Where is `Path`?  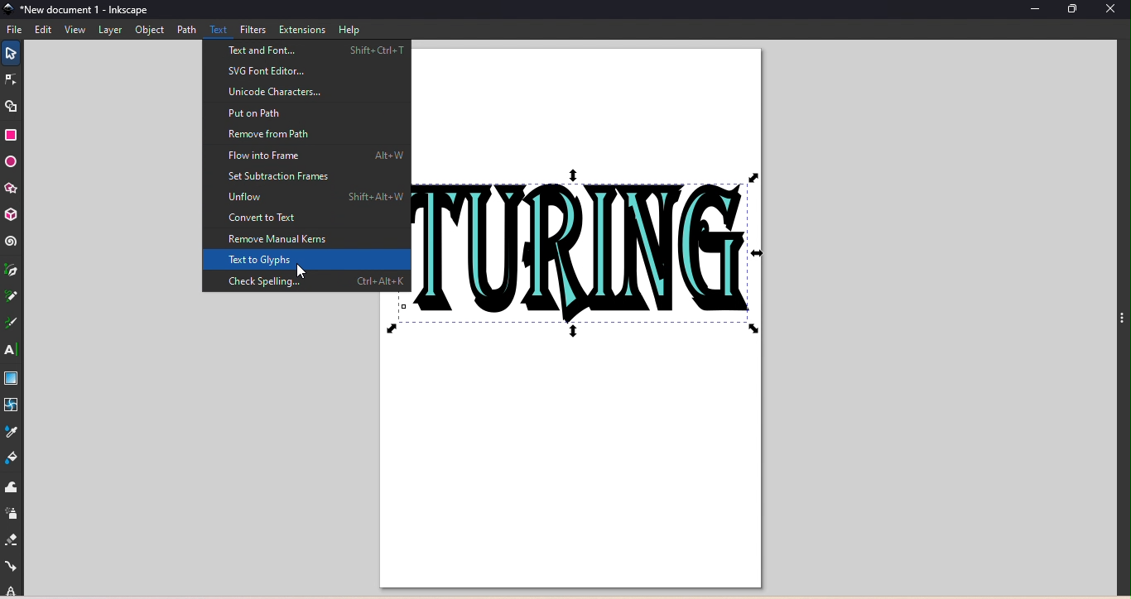 Path is located at coordinates (185, 30).